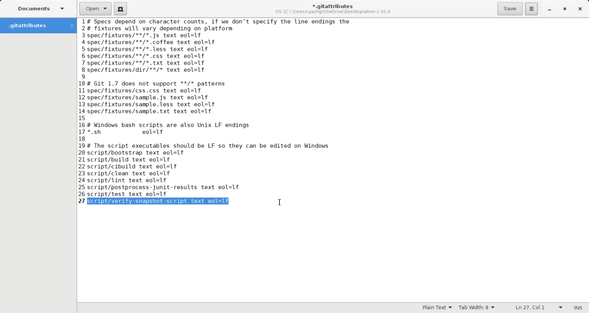 Image resolution: width=589 pixels, height=313 pixels. Describe the element at coordinates (32, 25) in the screenshot. I see `Folder` at that location.